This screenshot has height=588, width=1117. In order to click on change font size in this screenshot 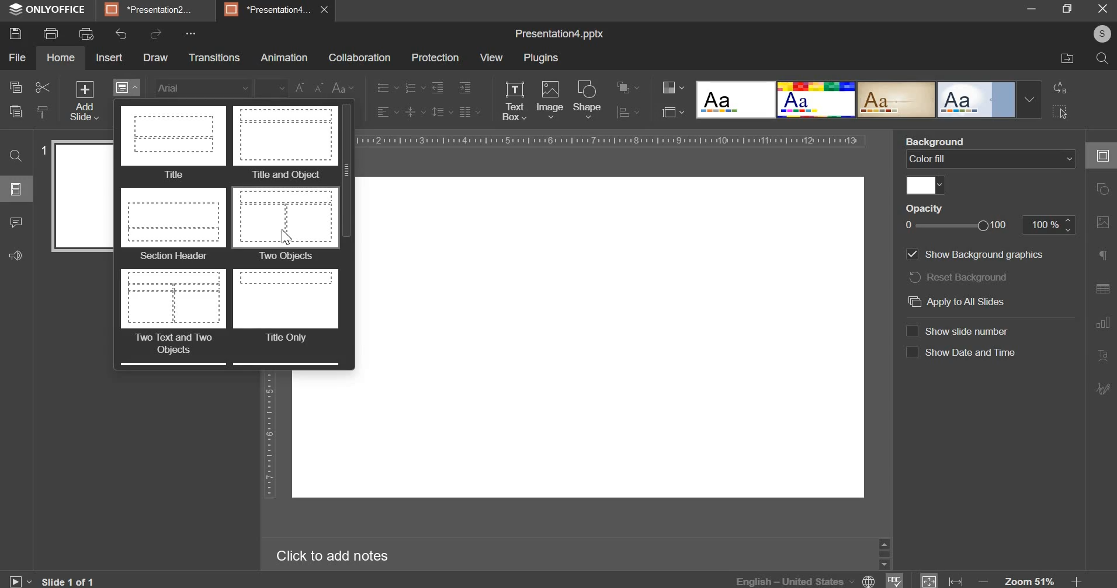, I will do `click(301, 86)`.